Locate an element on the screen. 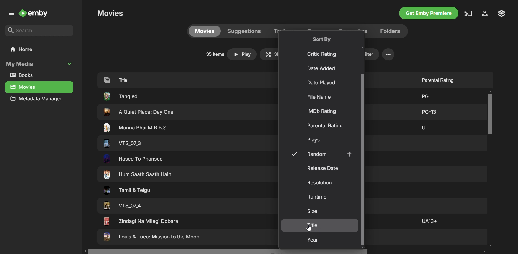 The height and width of the screenshot is (254, 518). Trailers is located at coordinates (284, 31).